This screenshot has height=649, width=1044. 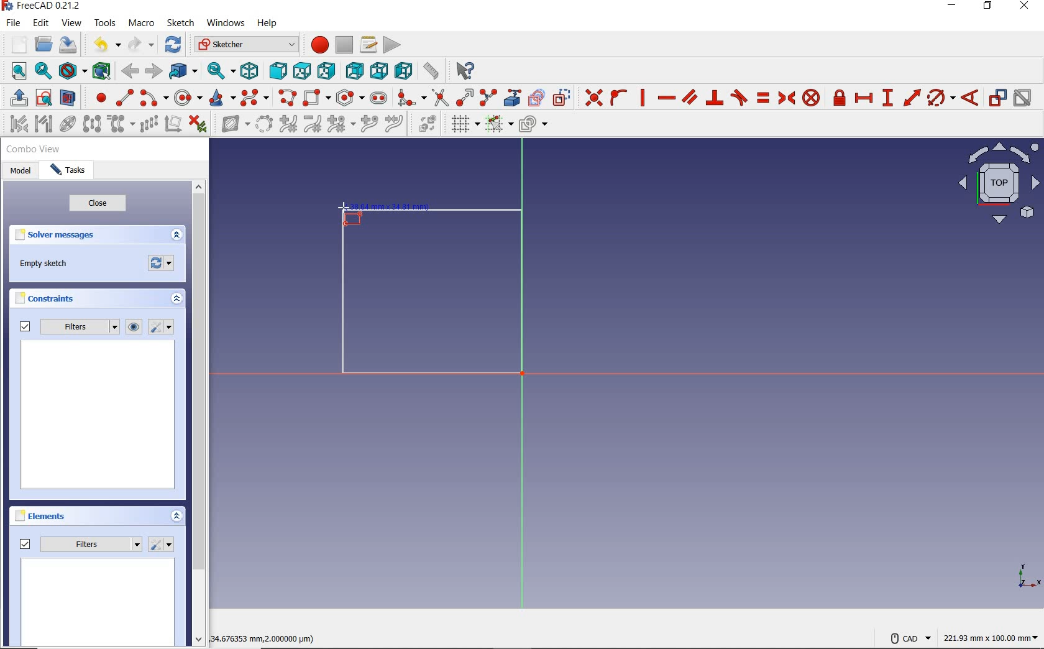 I want to click on create B-Spline, so click(x=256, y=98).